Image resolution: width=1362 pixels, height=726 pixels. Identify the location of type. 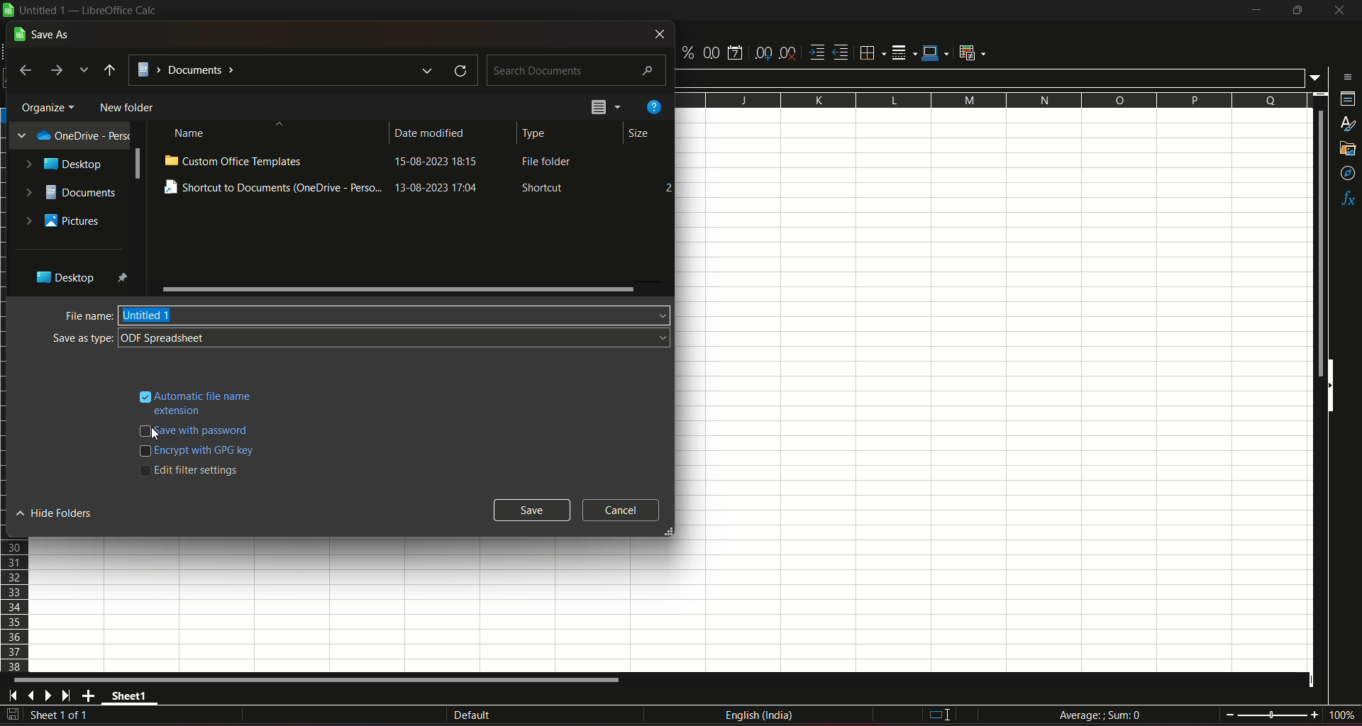
(536, 133).